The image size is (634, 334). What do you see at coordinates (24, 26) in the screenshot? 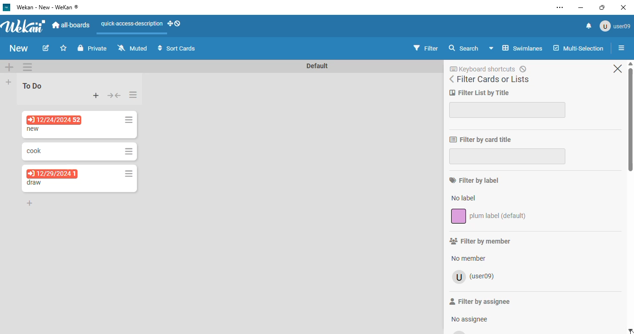
I see `wekan` at bounding box center [24, 26].